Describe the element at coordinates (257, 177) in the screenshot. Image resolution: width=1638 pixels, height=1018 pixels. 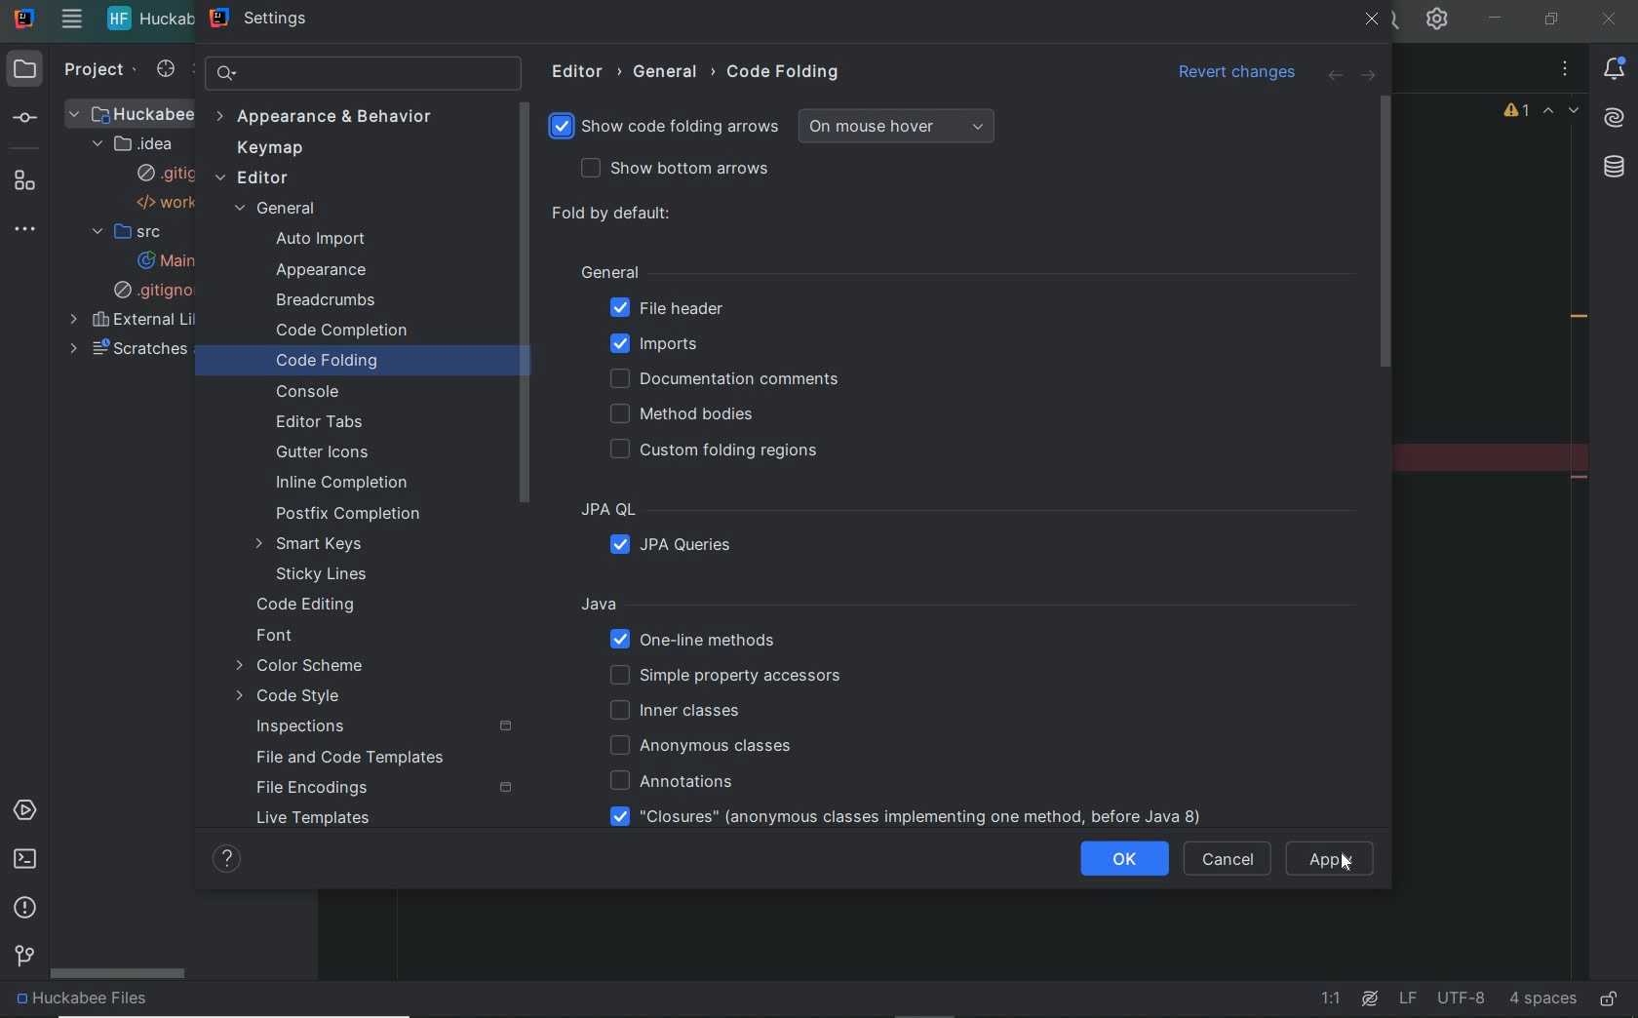
I see `editor` at that location.